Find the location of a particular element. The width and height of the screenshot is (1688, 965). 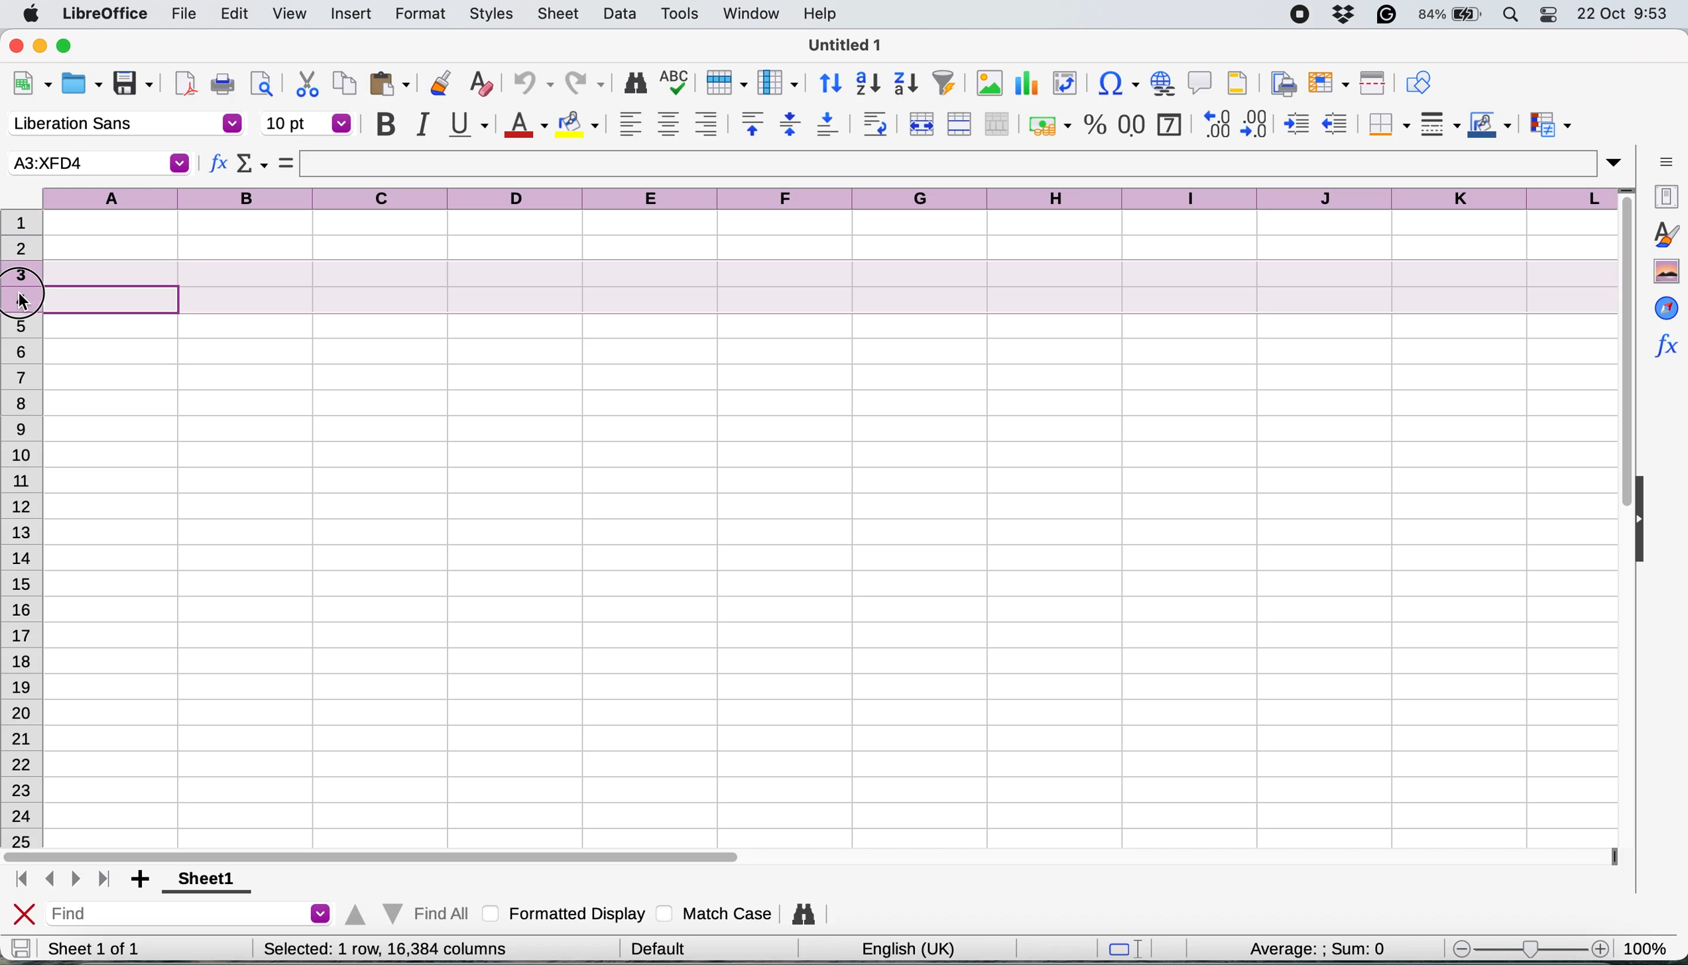

navigator is located at coordinates (1666, 307).